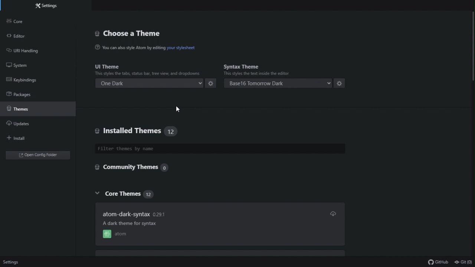 This screenshot has width=475, height=267. Describe the element at coordinates (30, 93) in the screenshot. I see `Packages` at that location.